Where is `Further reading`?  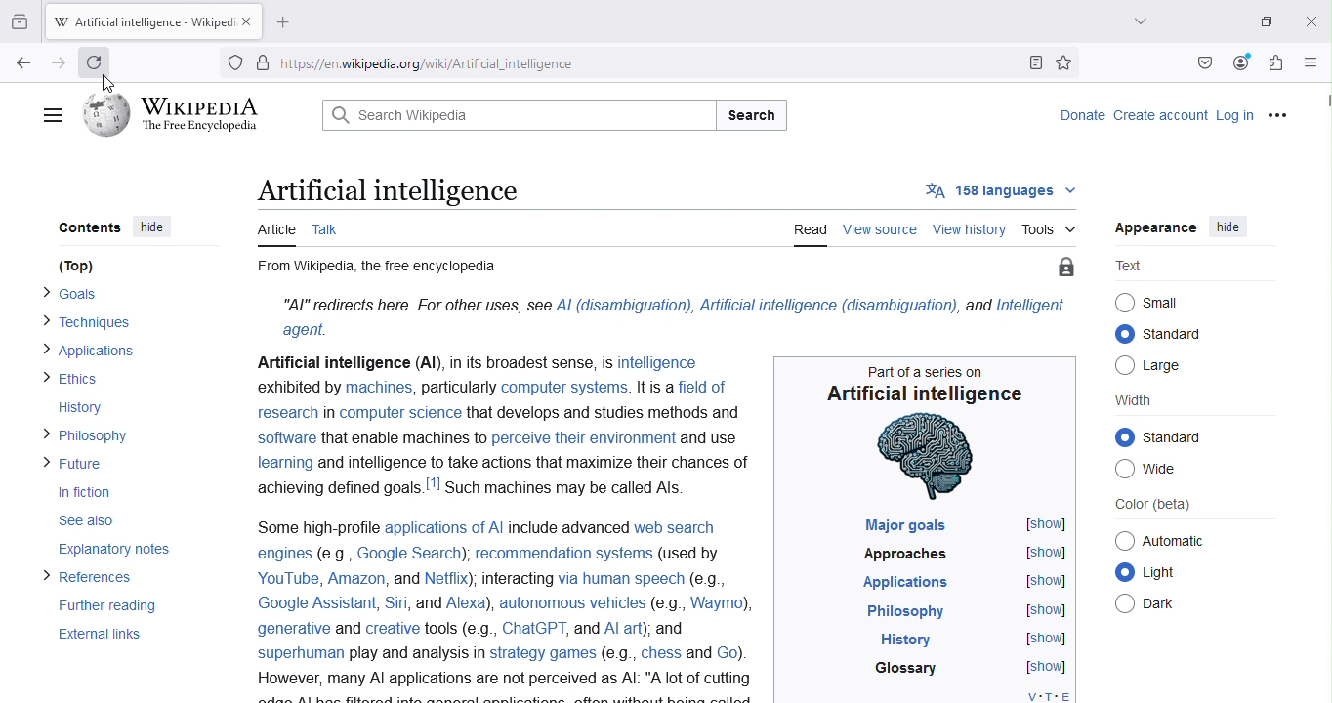 Further reading is located at coordinates (103, 603).